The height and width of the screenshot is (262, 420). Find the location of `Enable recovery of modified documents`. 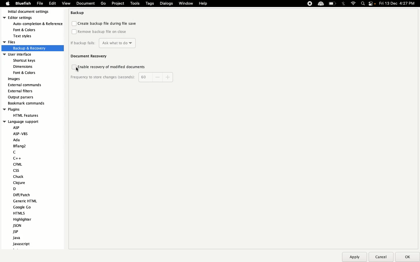

Enable recovery of modified documents is located at coordinates (110, 67).